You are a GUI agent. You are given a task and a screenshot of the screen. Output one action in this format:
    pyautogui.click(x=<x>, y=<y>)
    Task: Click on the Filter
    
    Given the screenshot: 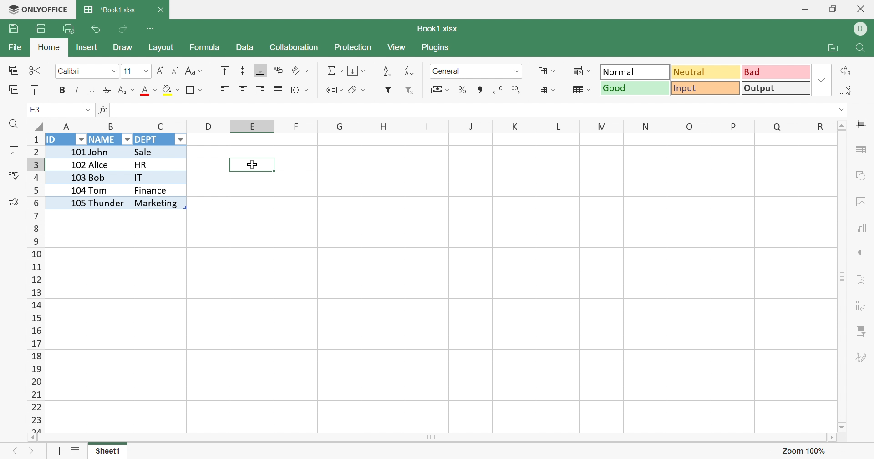 What is the action you would take?
    pyautogui.click(x=389, y=90)
    